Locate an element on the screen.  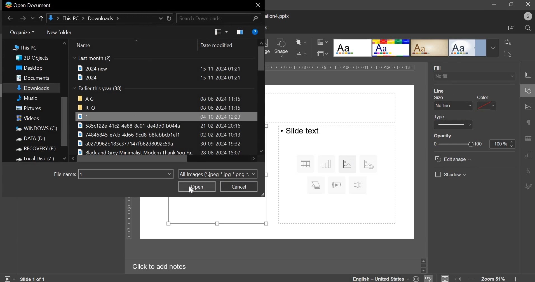
decrease zoom is located at coordinates (472, 279).